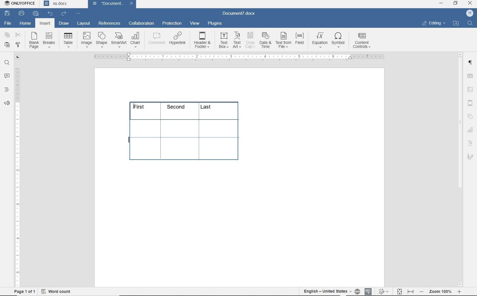 The width and height of the screenshot is (477, 296). What do you see at coordinates (470, 76) in the screenshot?
I see `TABLE` at bounding box center [470, 76].